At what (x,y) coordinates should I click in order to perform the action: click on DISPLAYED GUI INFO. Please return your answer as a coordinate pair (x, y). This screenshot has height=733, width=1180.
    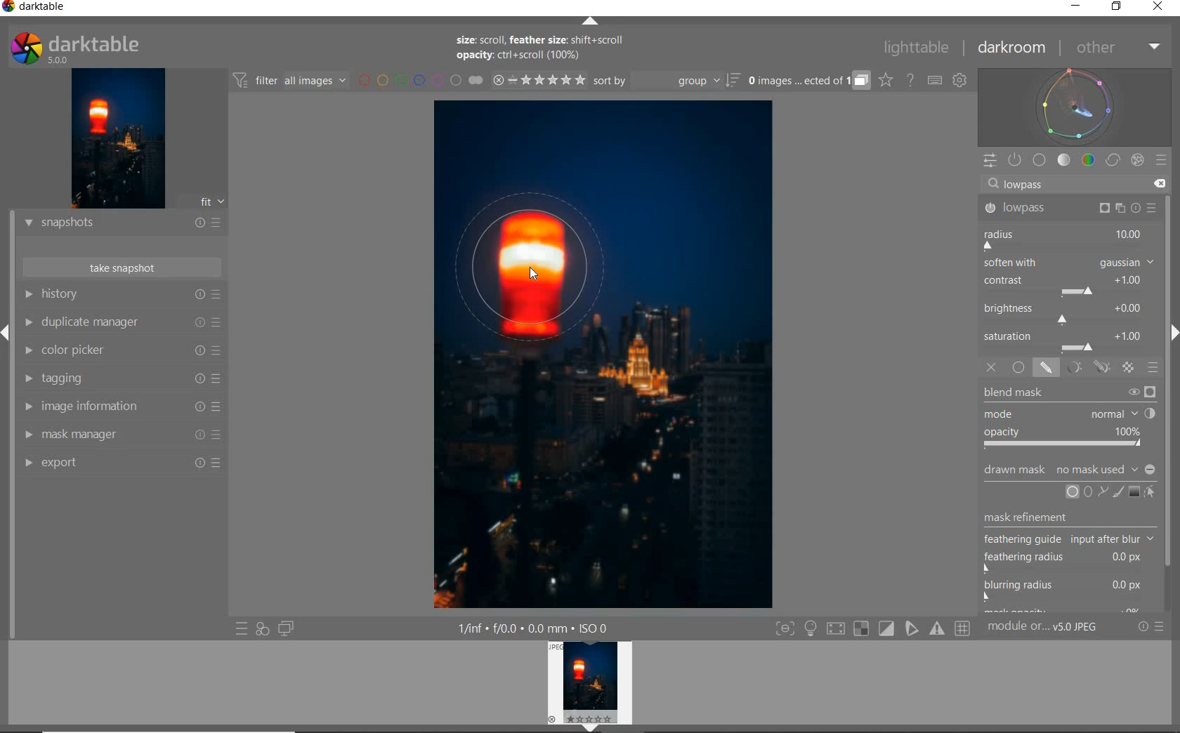
    Looking at the image, I should click on (534, 627).